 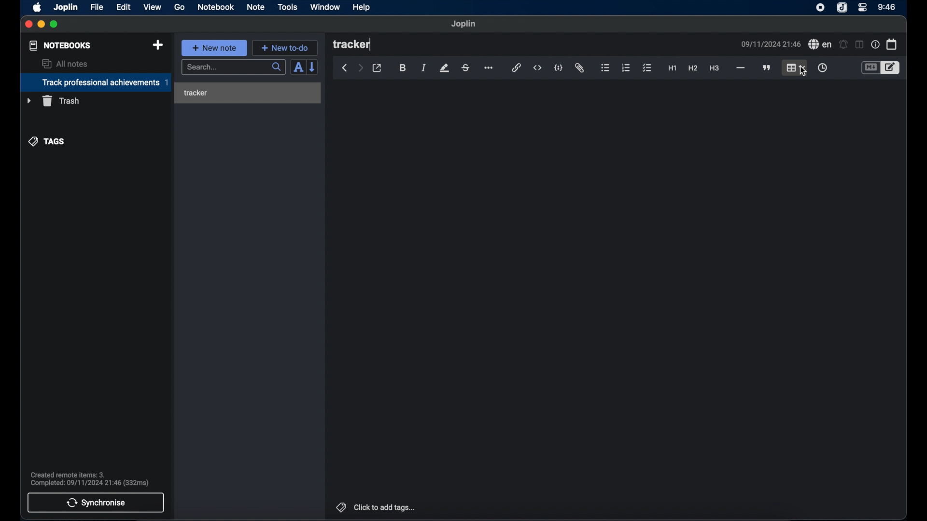 What do you see at coordinates (464, 24) in the screenshot?
I see `joplin` at bounding box center [464, 24].